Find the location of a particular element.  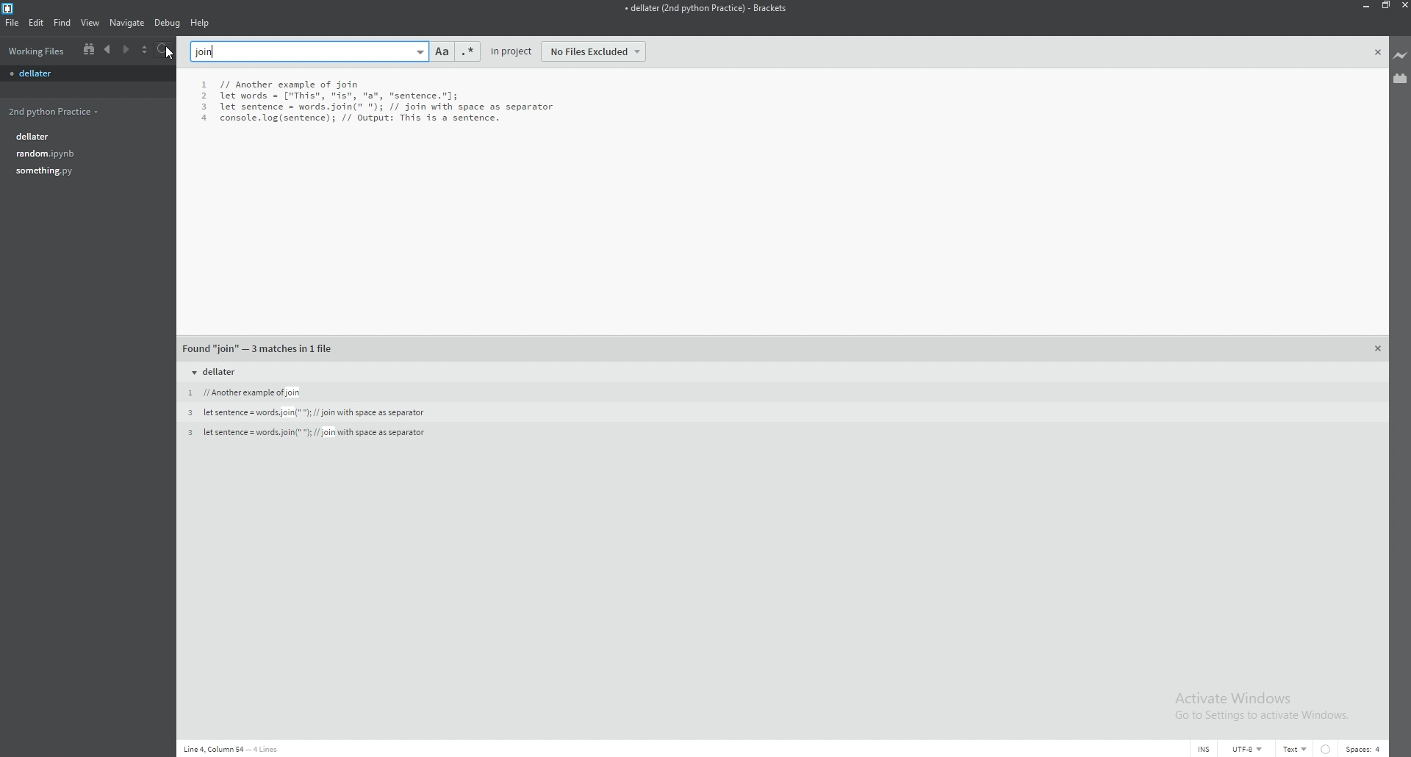

resize is located at coordinates (1387, 5).